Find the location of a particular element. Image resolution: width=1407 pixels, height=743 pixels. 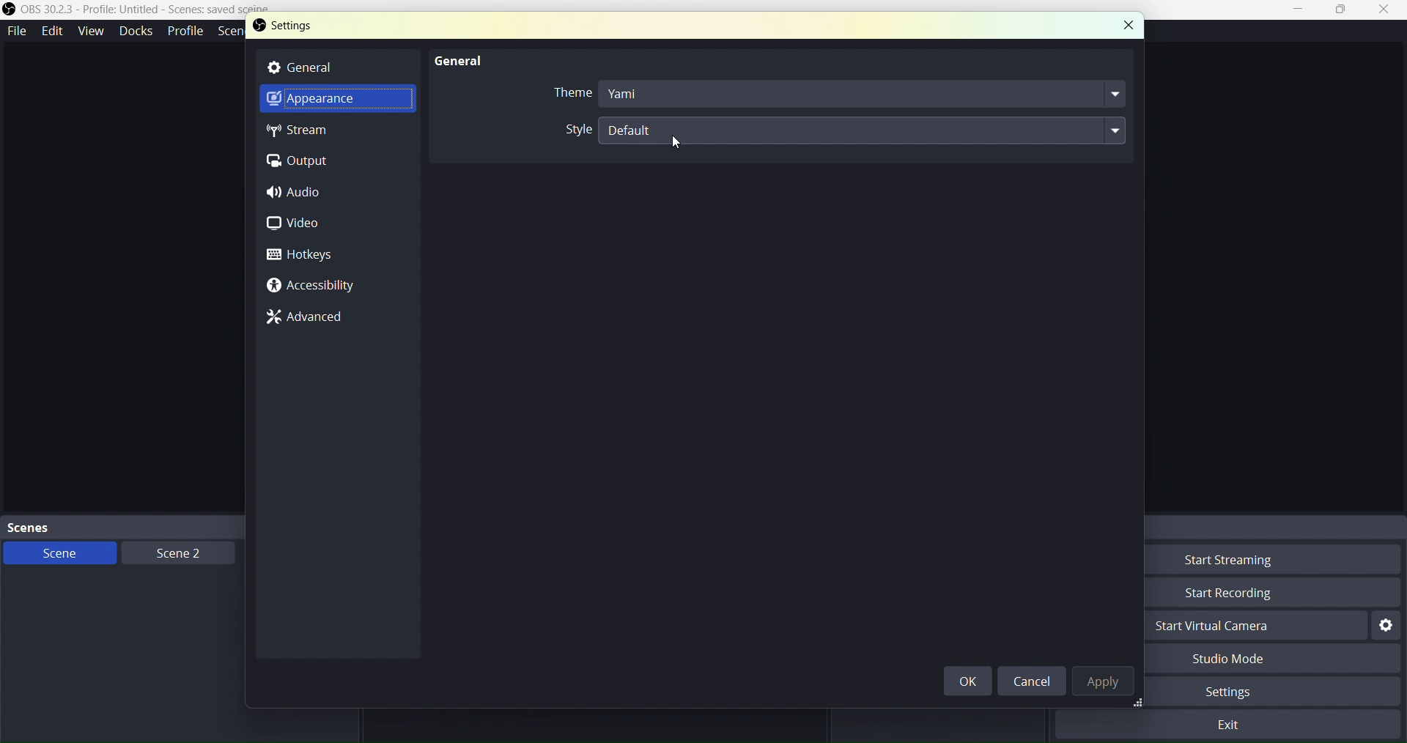

Scenes is located at coordinates (161, 526).